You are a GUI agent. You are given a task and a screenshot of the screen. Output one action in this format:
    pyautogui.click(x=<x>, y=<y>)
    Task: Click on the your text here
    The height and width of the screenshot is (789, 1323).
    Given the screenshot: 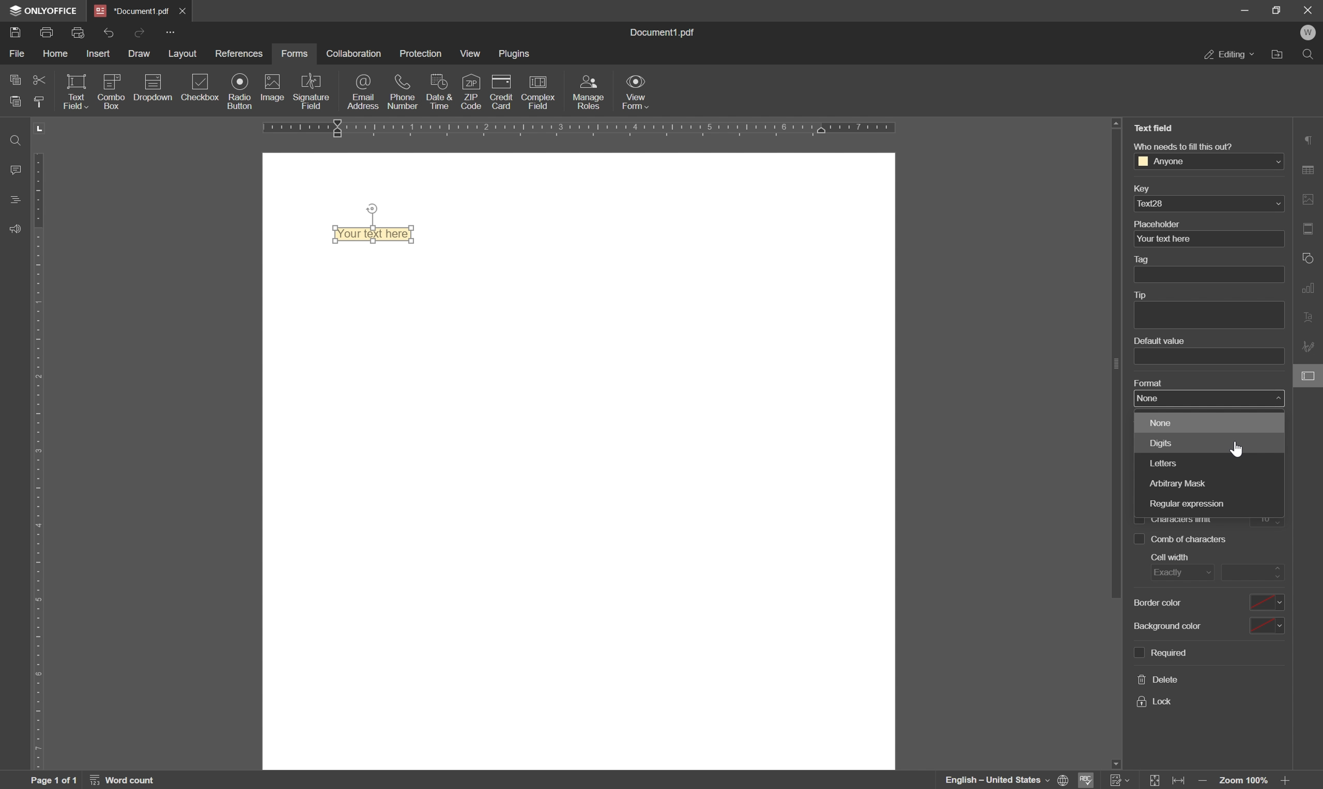 What is the action you would take?
    pyautogui.click(x=1206, y=240)
    